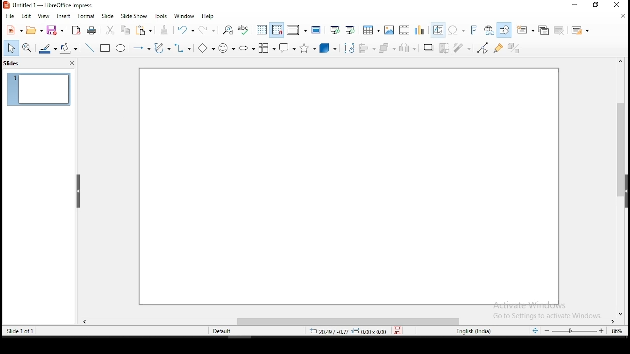  Describe the element at coordinates (122, 48) in the screenshot. I see `ellipse` at that location.